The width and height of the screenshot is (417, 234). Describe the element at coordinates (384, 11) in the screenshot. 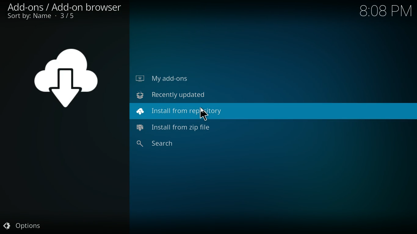

I see `Time - 8:08PM` at that location.